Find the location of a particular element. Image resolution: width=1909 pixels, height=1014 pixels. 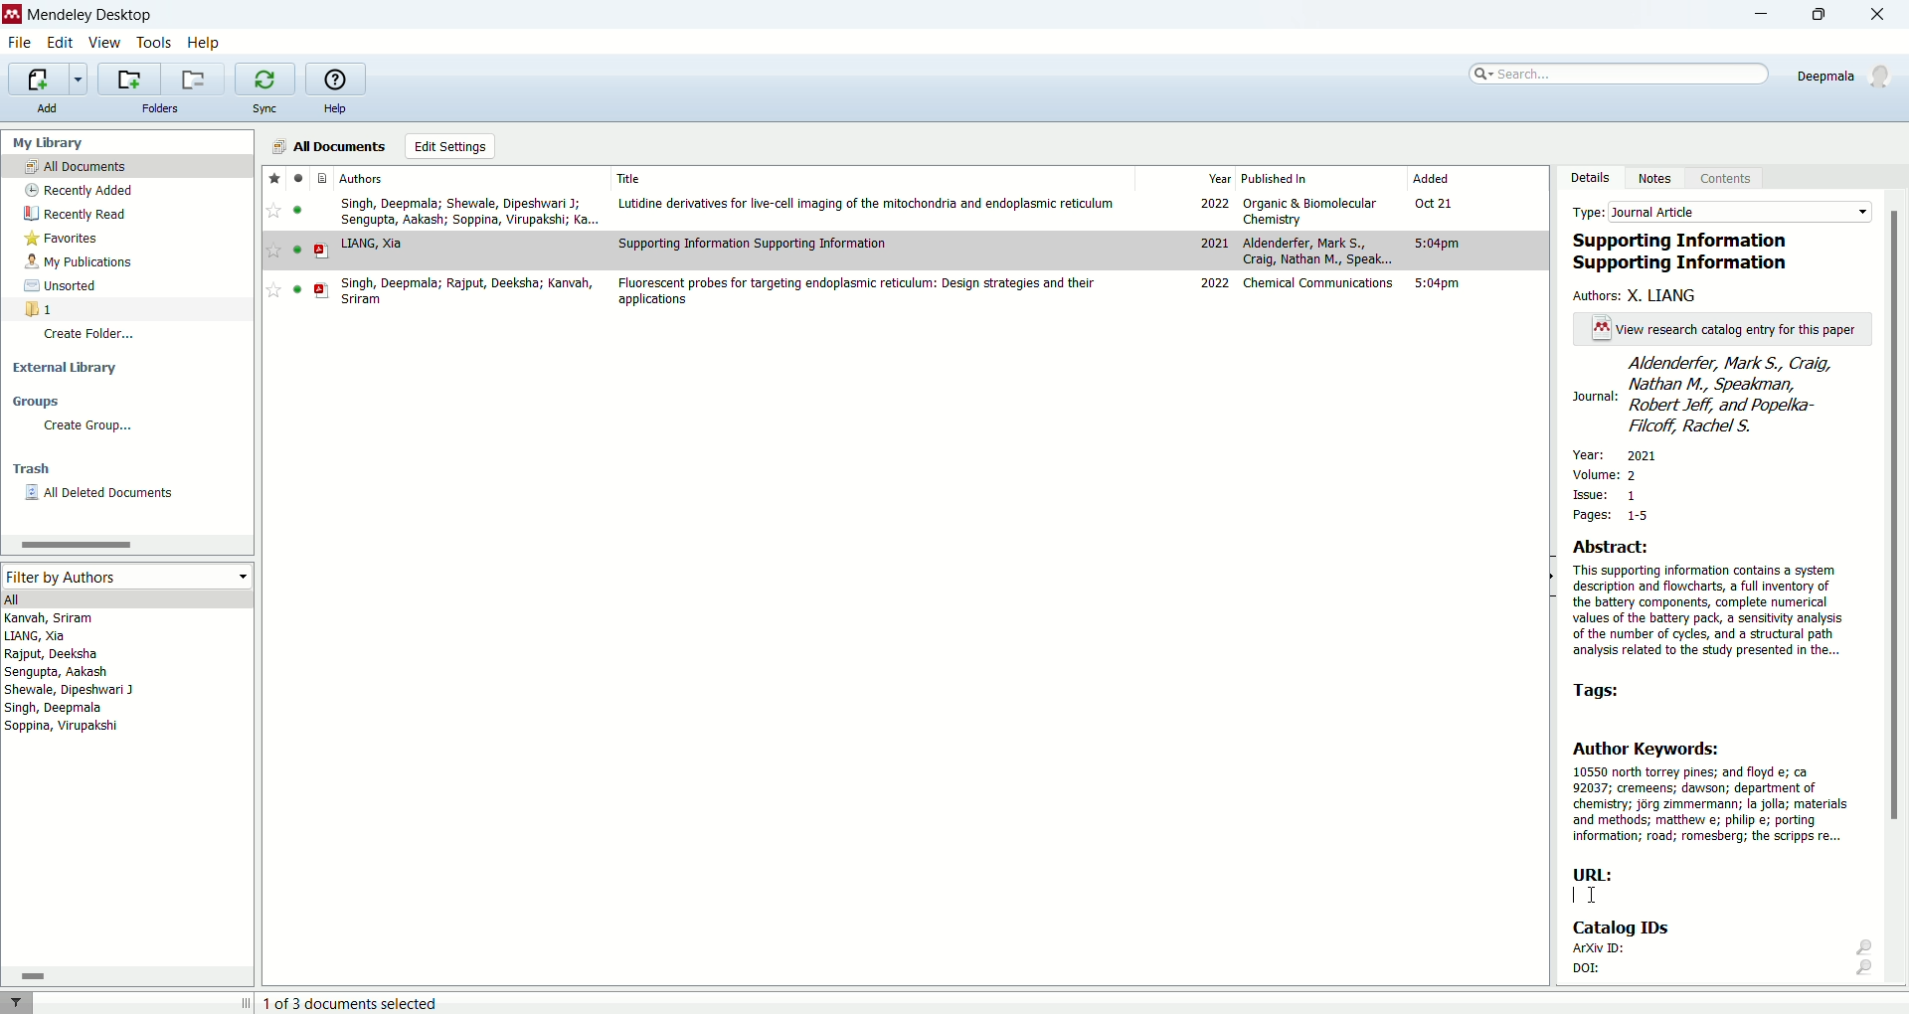

pages: 1-5 is located at coordinates (1606, 515).